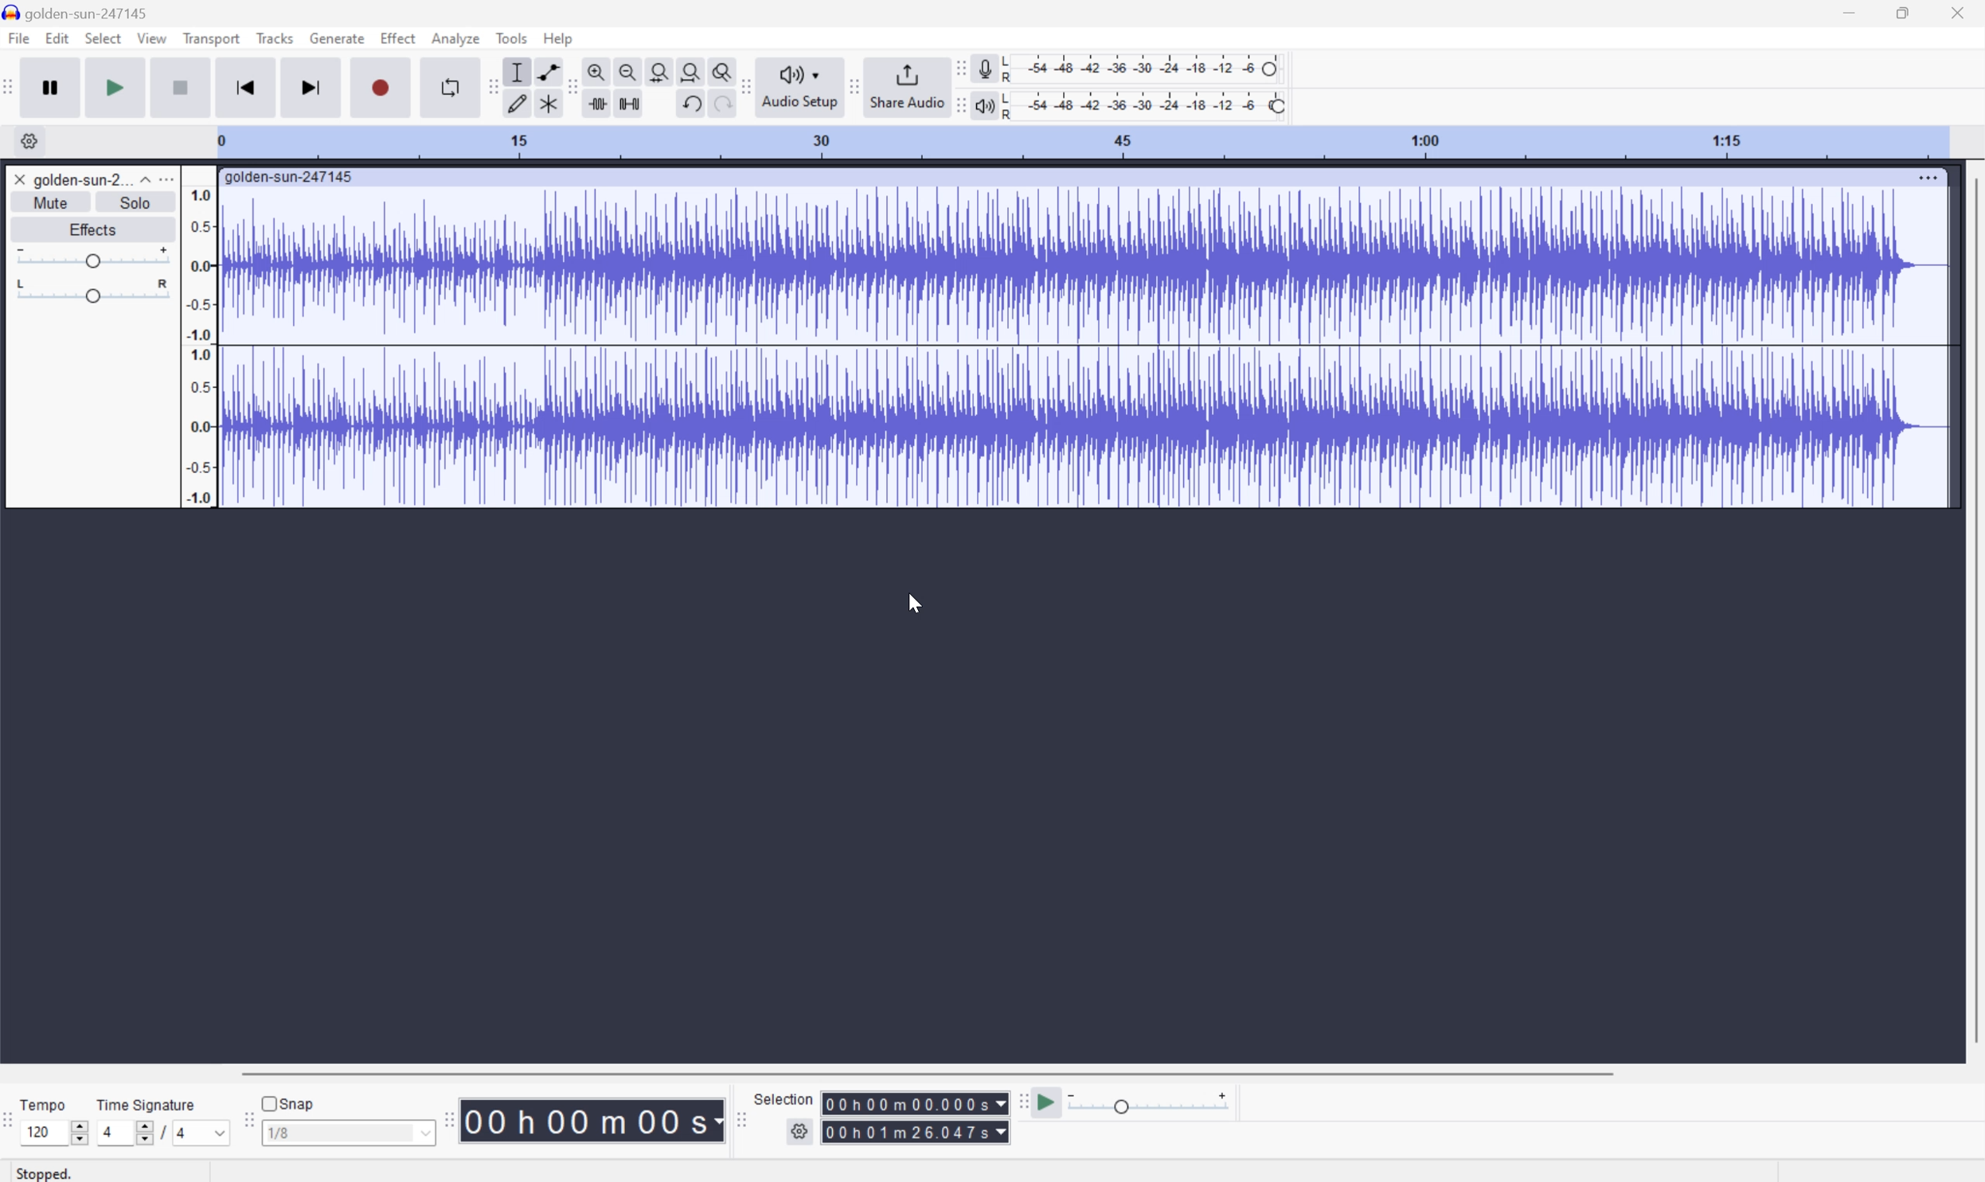 The height and width of the screenshot is (1182, 1985). I want to click on Audacity transport toolbar, so click(13, 84).